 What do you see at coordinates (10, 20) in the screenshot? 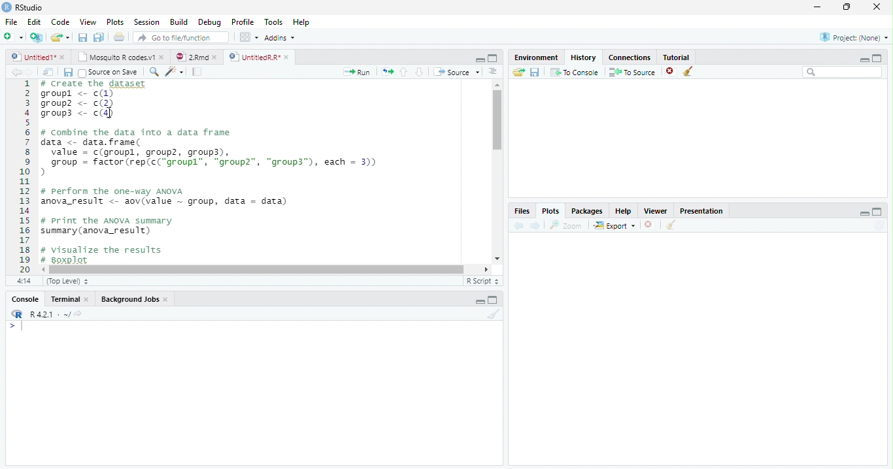
I see `File` at bounding box center [10, 20].